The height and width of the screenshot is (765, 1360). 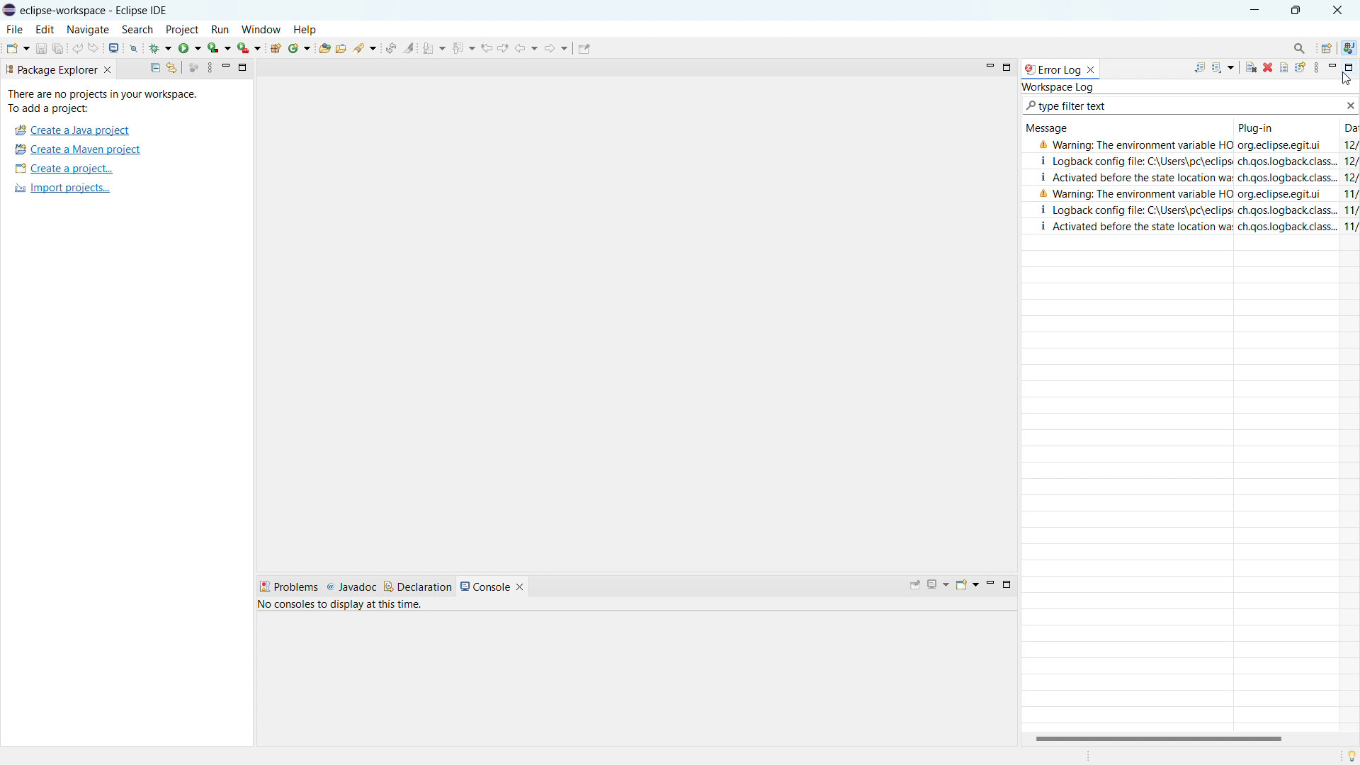 I want to click on new java class, so click(x=300, y=48).